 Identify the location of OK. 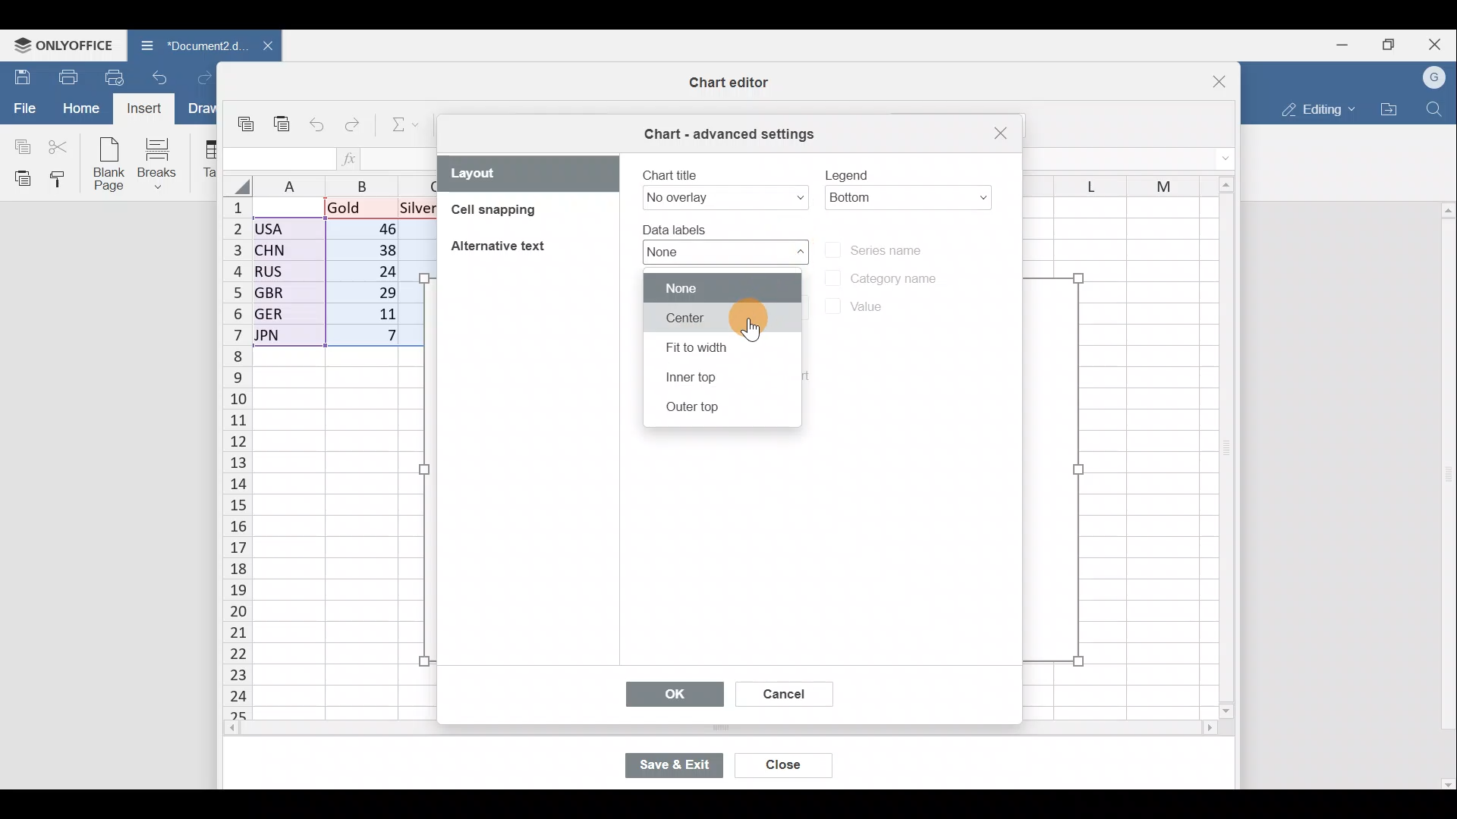
(673, 692).